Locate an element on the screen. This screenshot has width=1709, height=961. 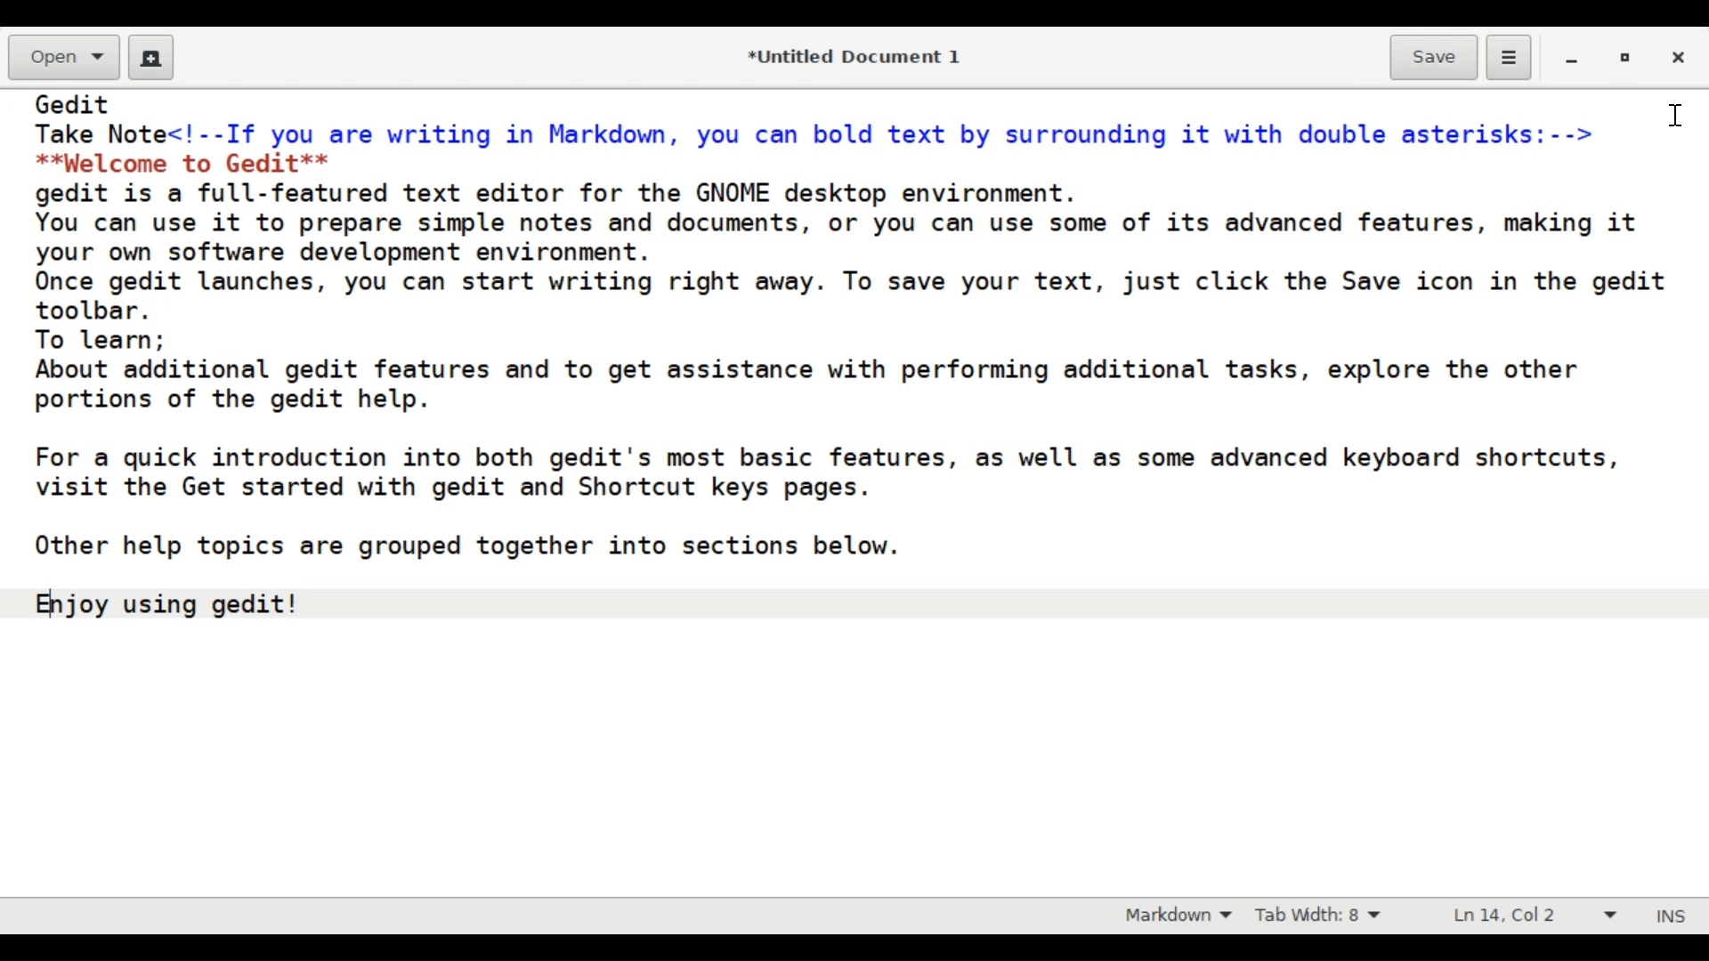
Line & column preference  is located at coordinates (1535, 914).